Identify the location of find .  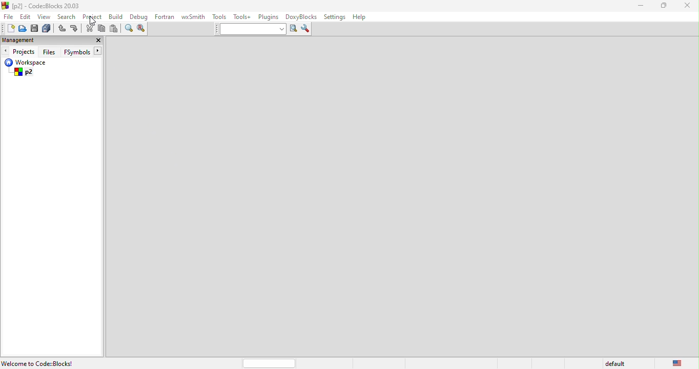
(128, 29).